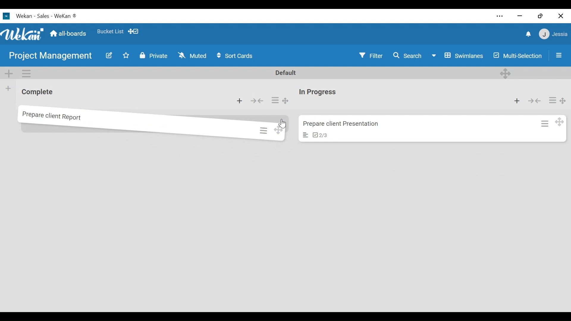  I want to click on Wekan logo, so click(23, 34).